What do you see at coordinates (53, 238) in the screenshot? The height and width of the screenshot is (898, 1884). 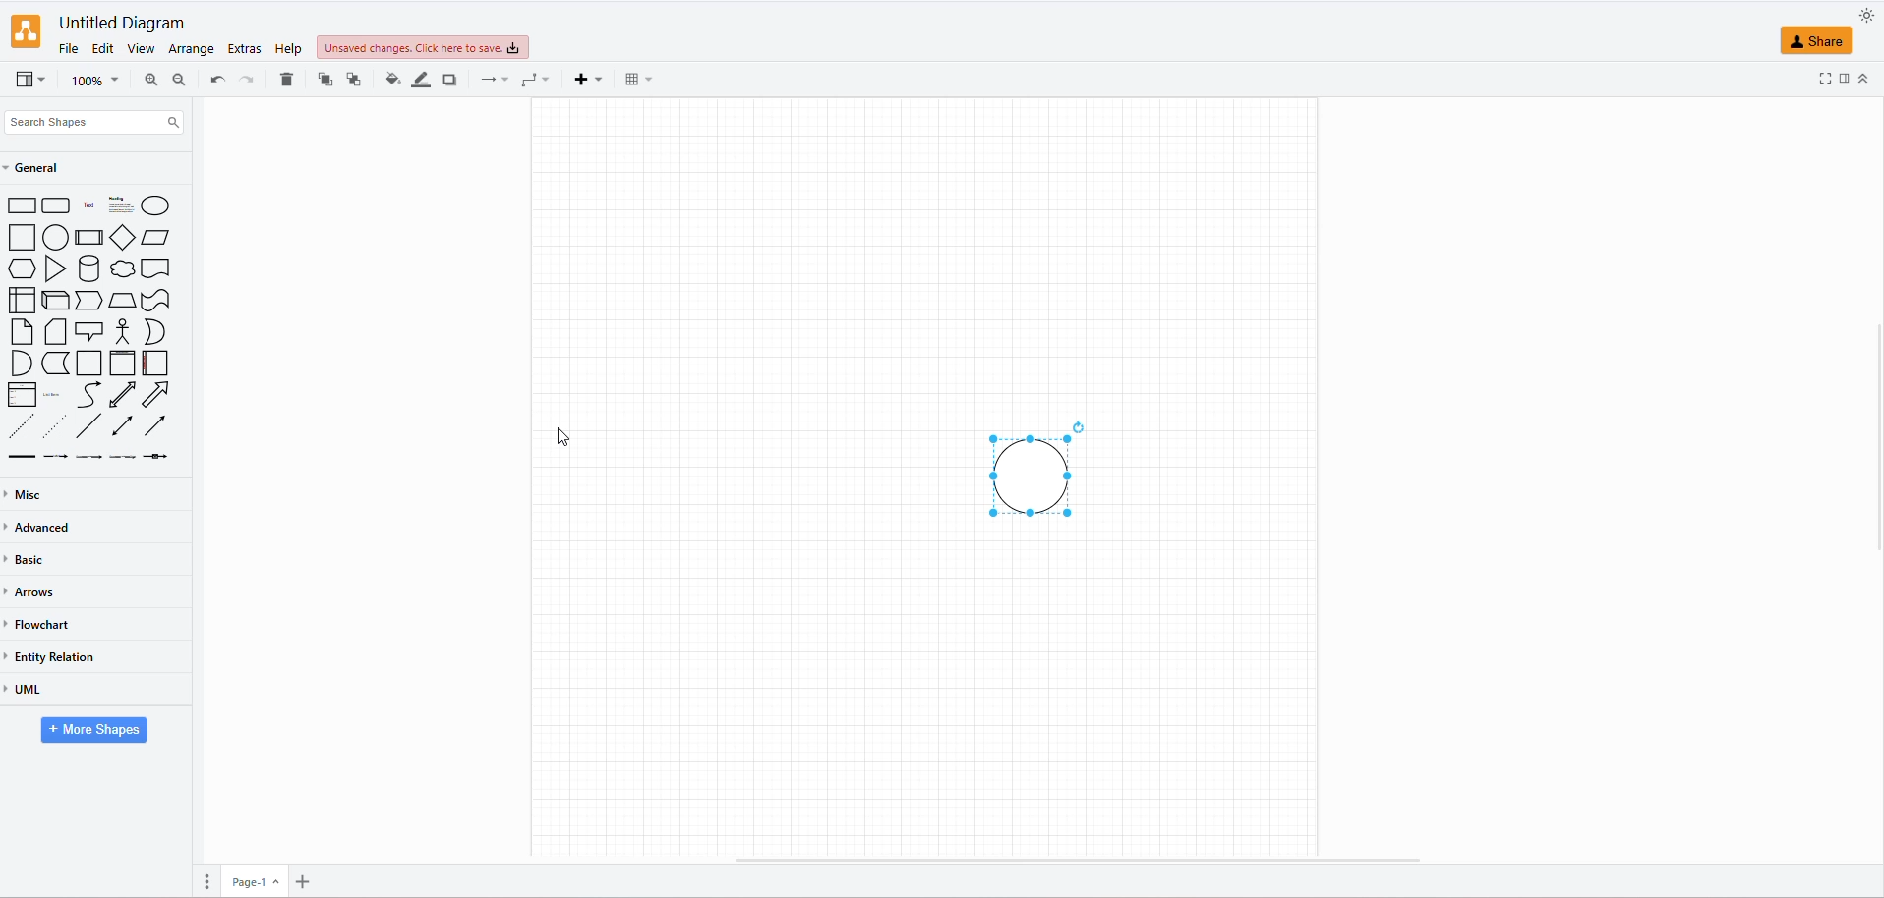 I see `CIRCLE` at bounding box center [53, 238].